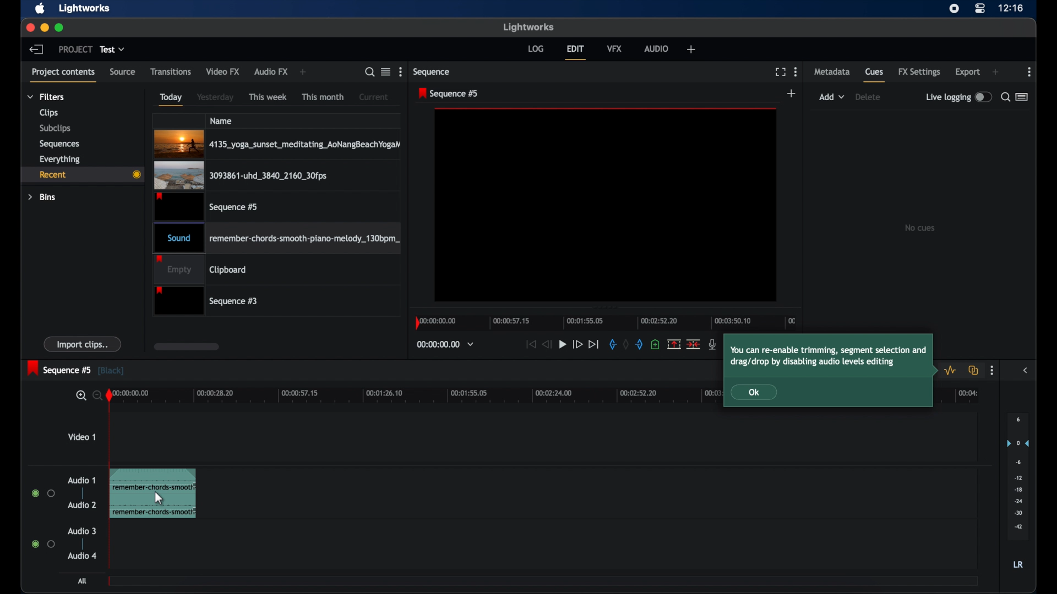  Describe the element at coordinates (1005, 97) in the screenshot. I see `search` at that location.